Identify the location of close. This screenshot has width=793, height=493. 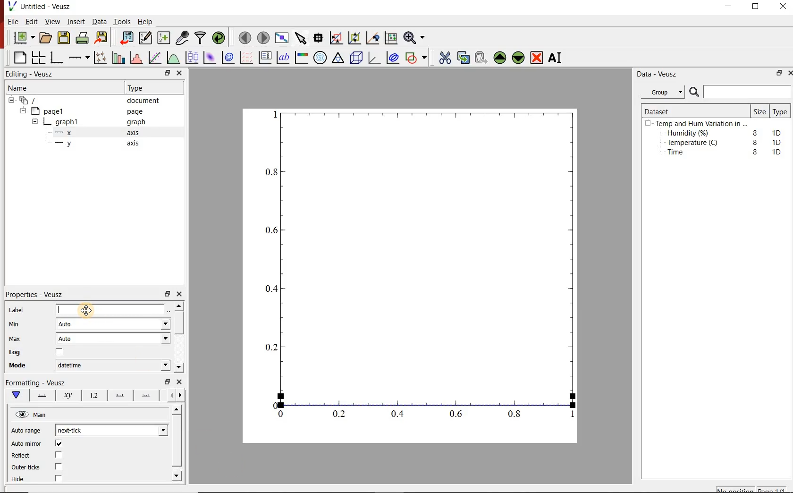
(788, 73).